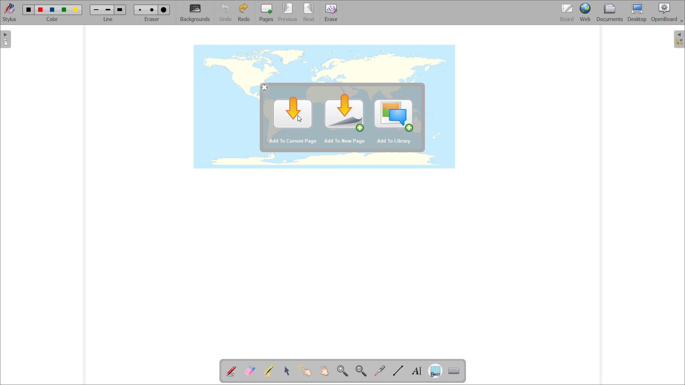  I want to click on documents, so click(610, 12).